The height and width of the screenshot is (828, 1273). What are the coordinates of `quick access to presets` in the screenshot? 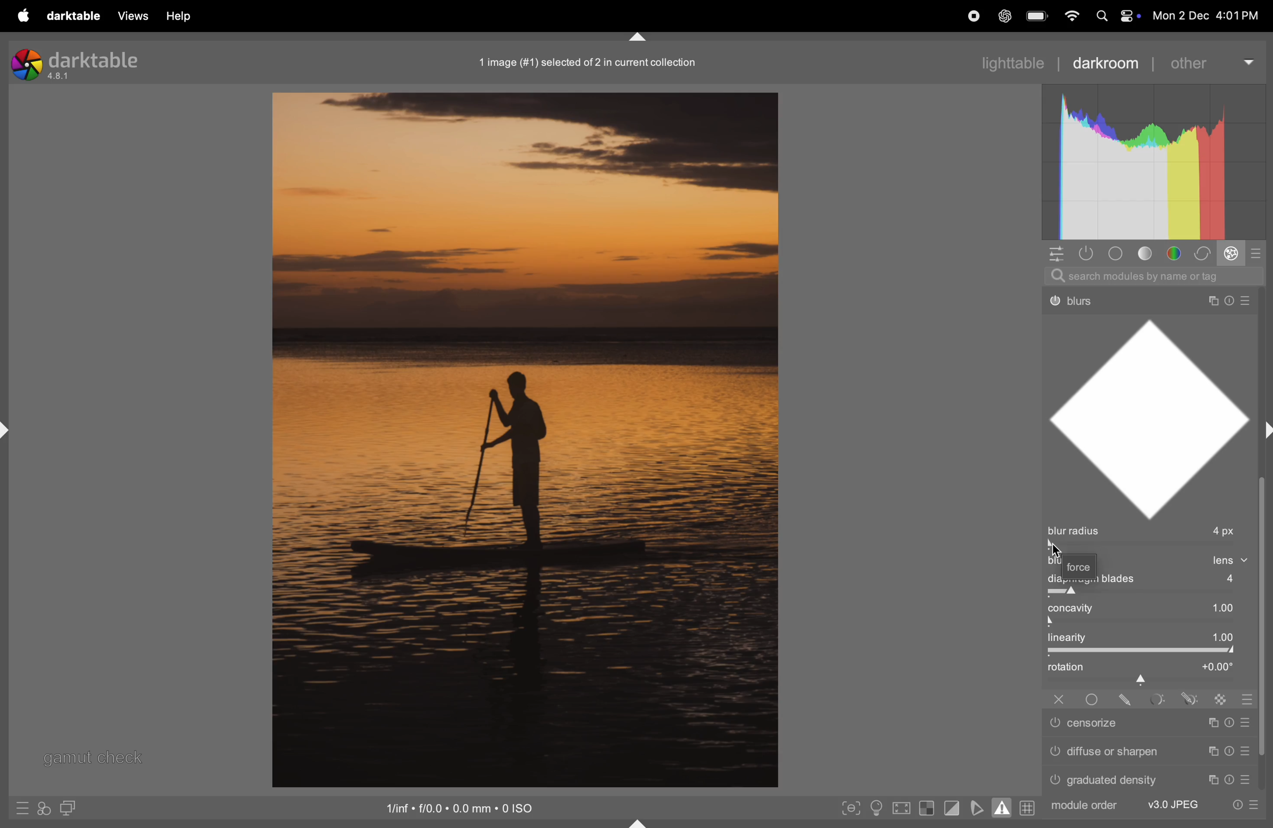 It's located at (24, 809).